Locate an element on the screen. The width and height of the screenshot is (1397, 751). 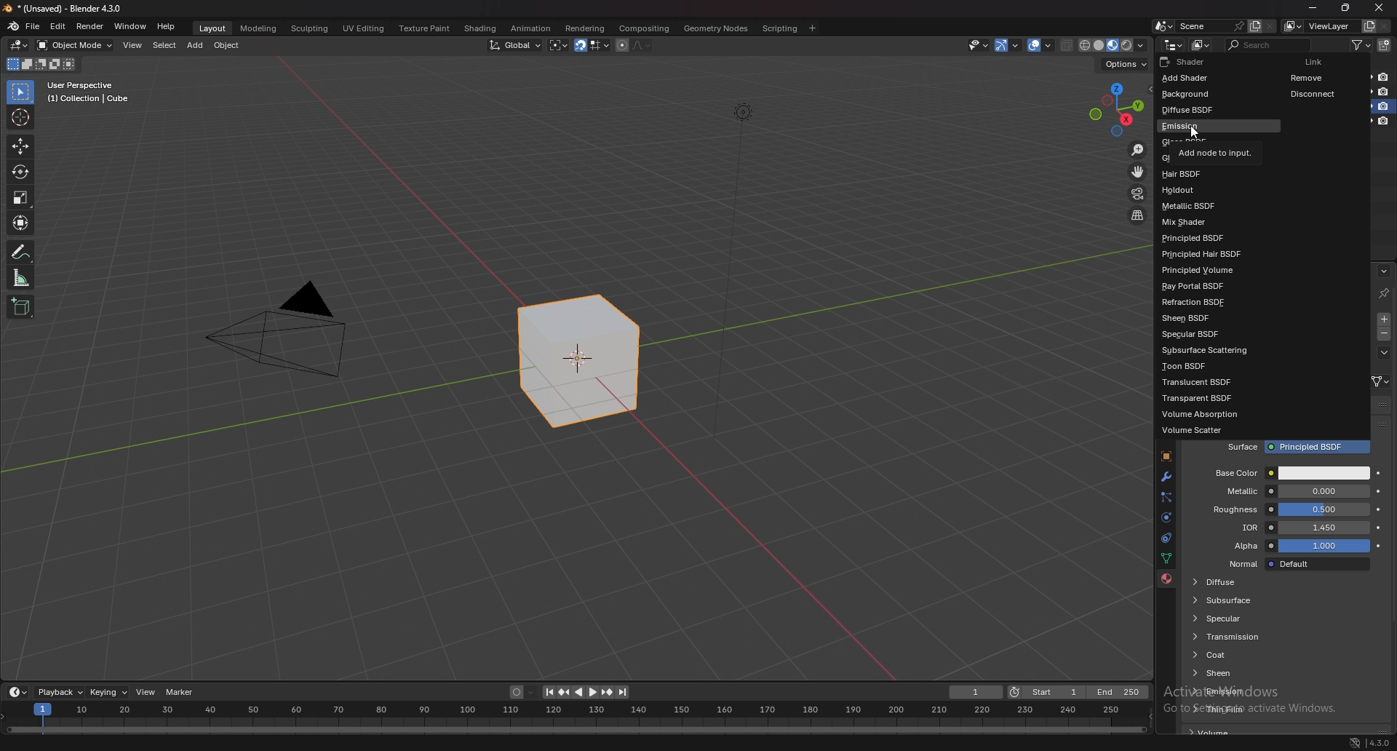
jump to keyframe is located at coordinates (608, 692).